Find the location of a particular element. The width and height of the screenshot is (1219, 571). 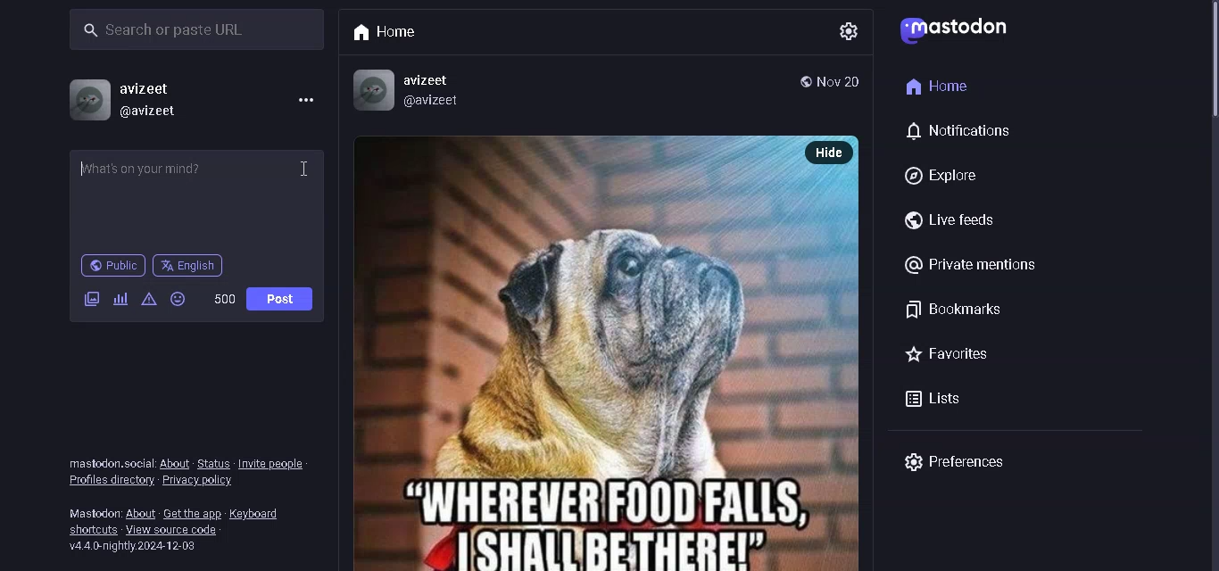

Cursor is located at coordinates (303, 169).